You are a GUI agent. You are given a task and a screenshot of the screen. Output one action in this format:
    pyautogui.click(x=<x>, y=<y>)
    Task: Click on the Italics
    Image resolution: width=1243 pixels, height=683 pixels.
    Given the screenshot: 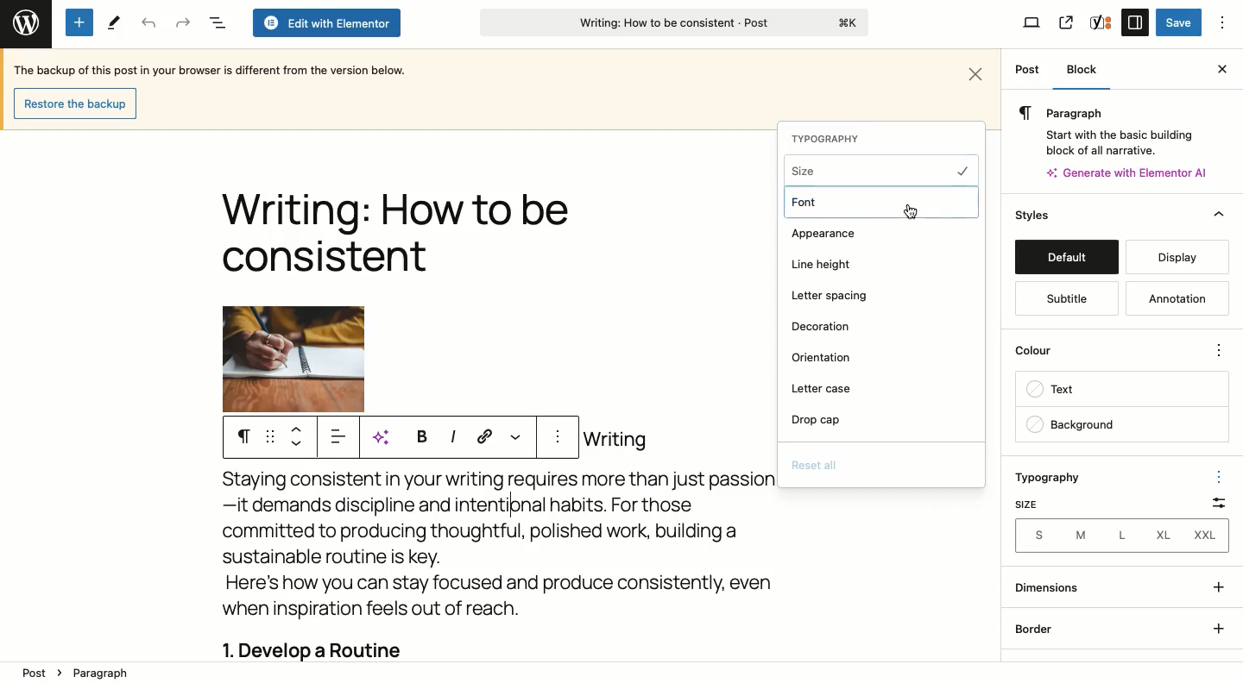 What is the action you would take?
    pyautogui.click(x=452, y=435)
    